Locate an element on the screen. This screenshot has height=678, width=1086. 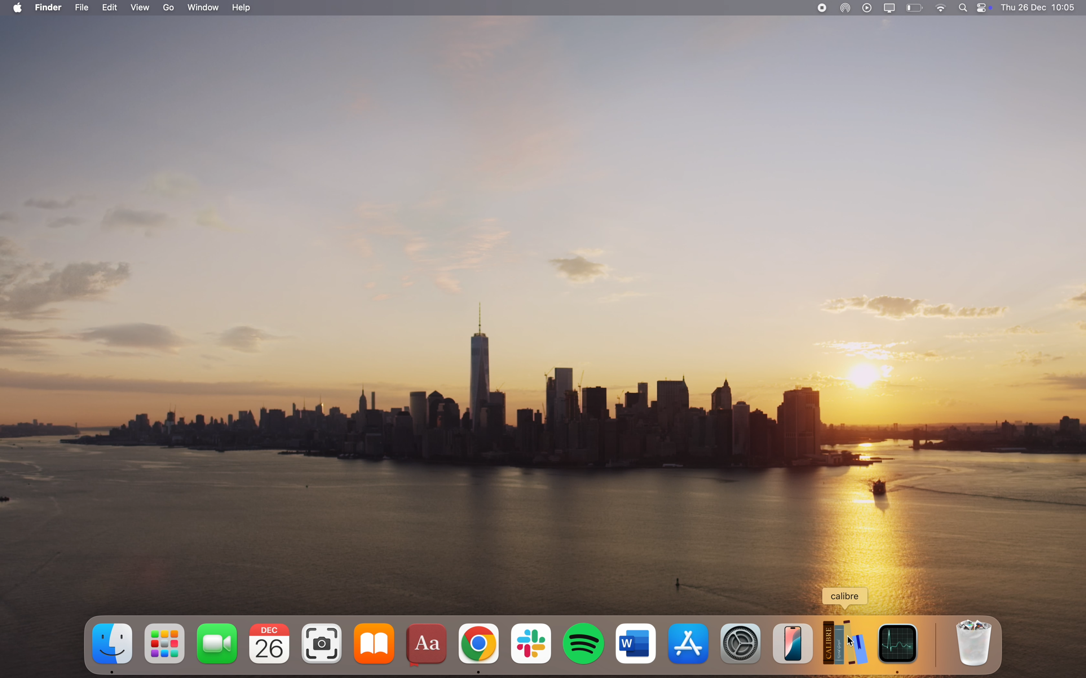
trash is located at coordinates (975, 642).